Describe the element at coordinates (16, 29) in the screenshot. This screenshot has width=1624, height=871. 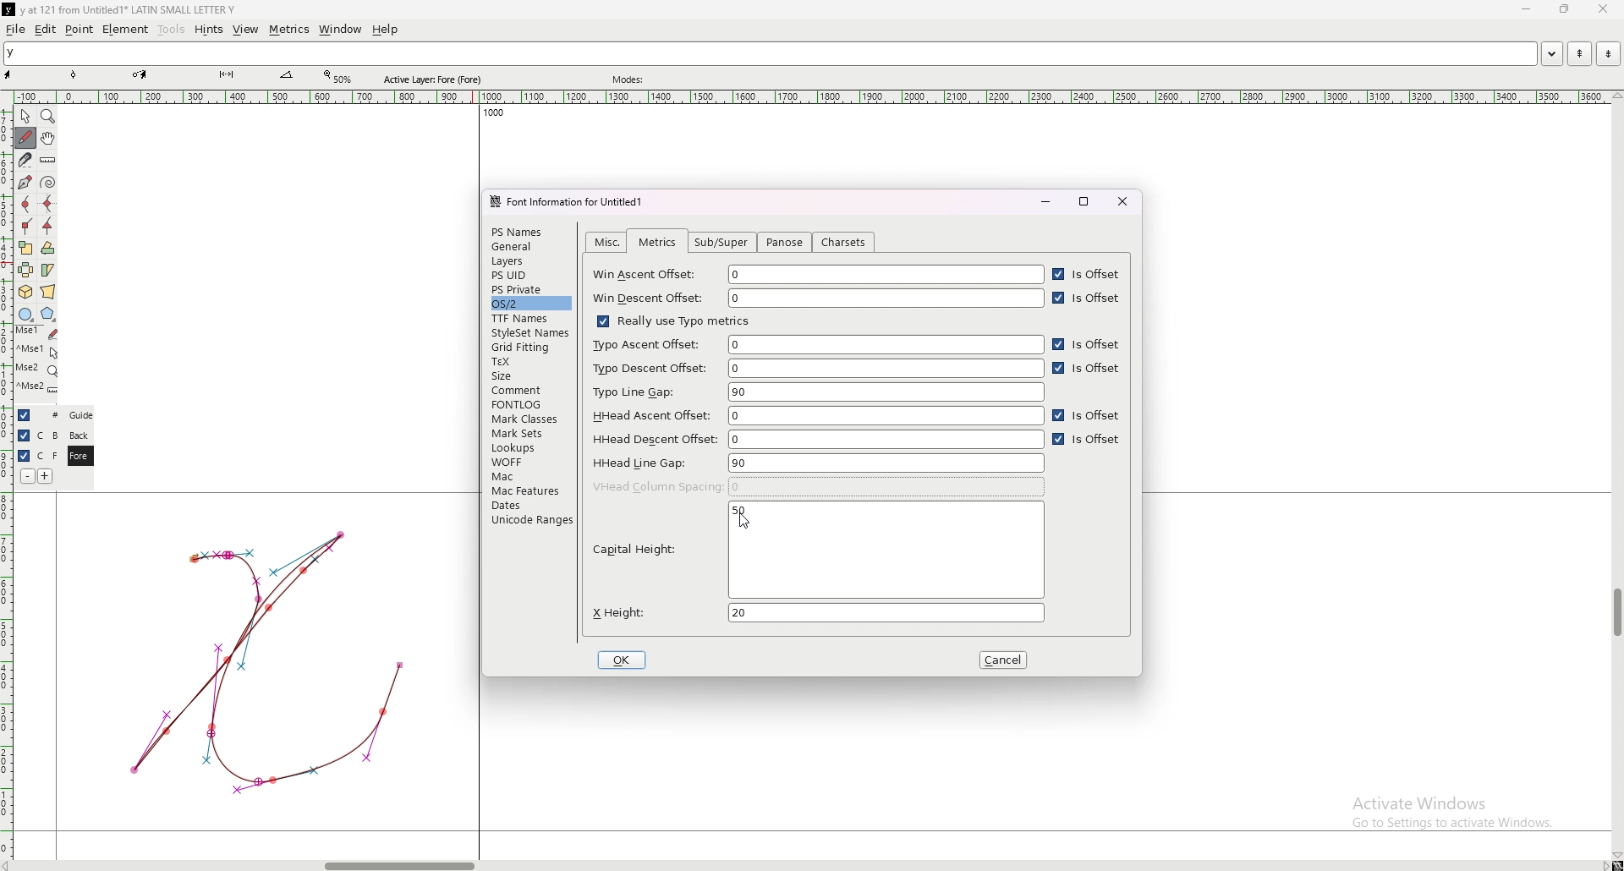
I see `file` at that location.